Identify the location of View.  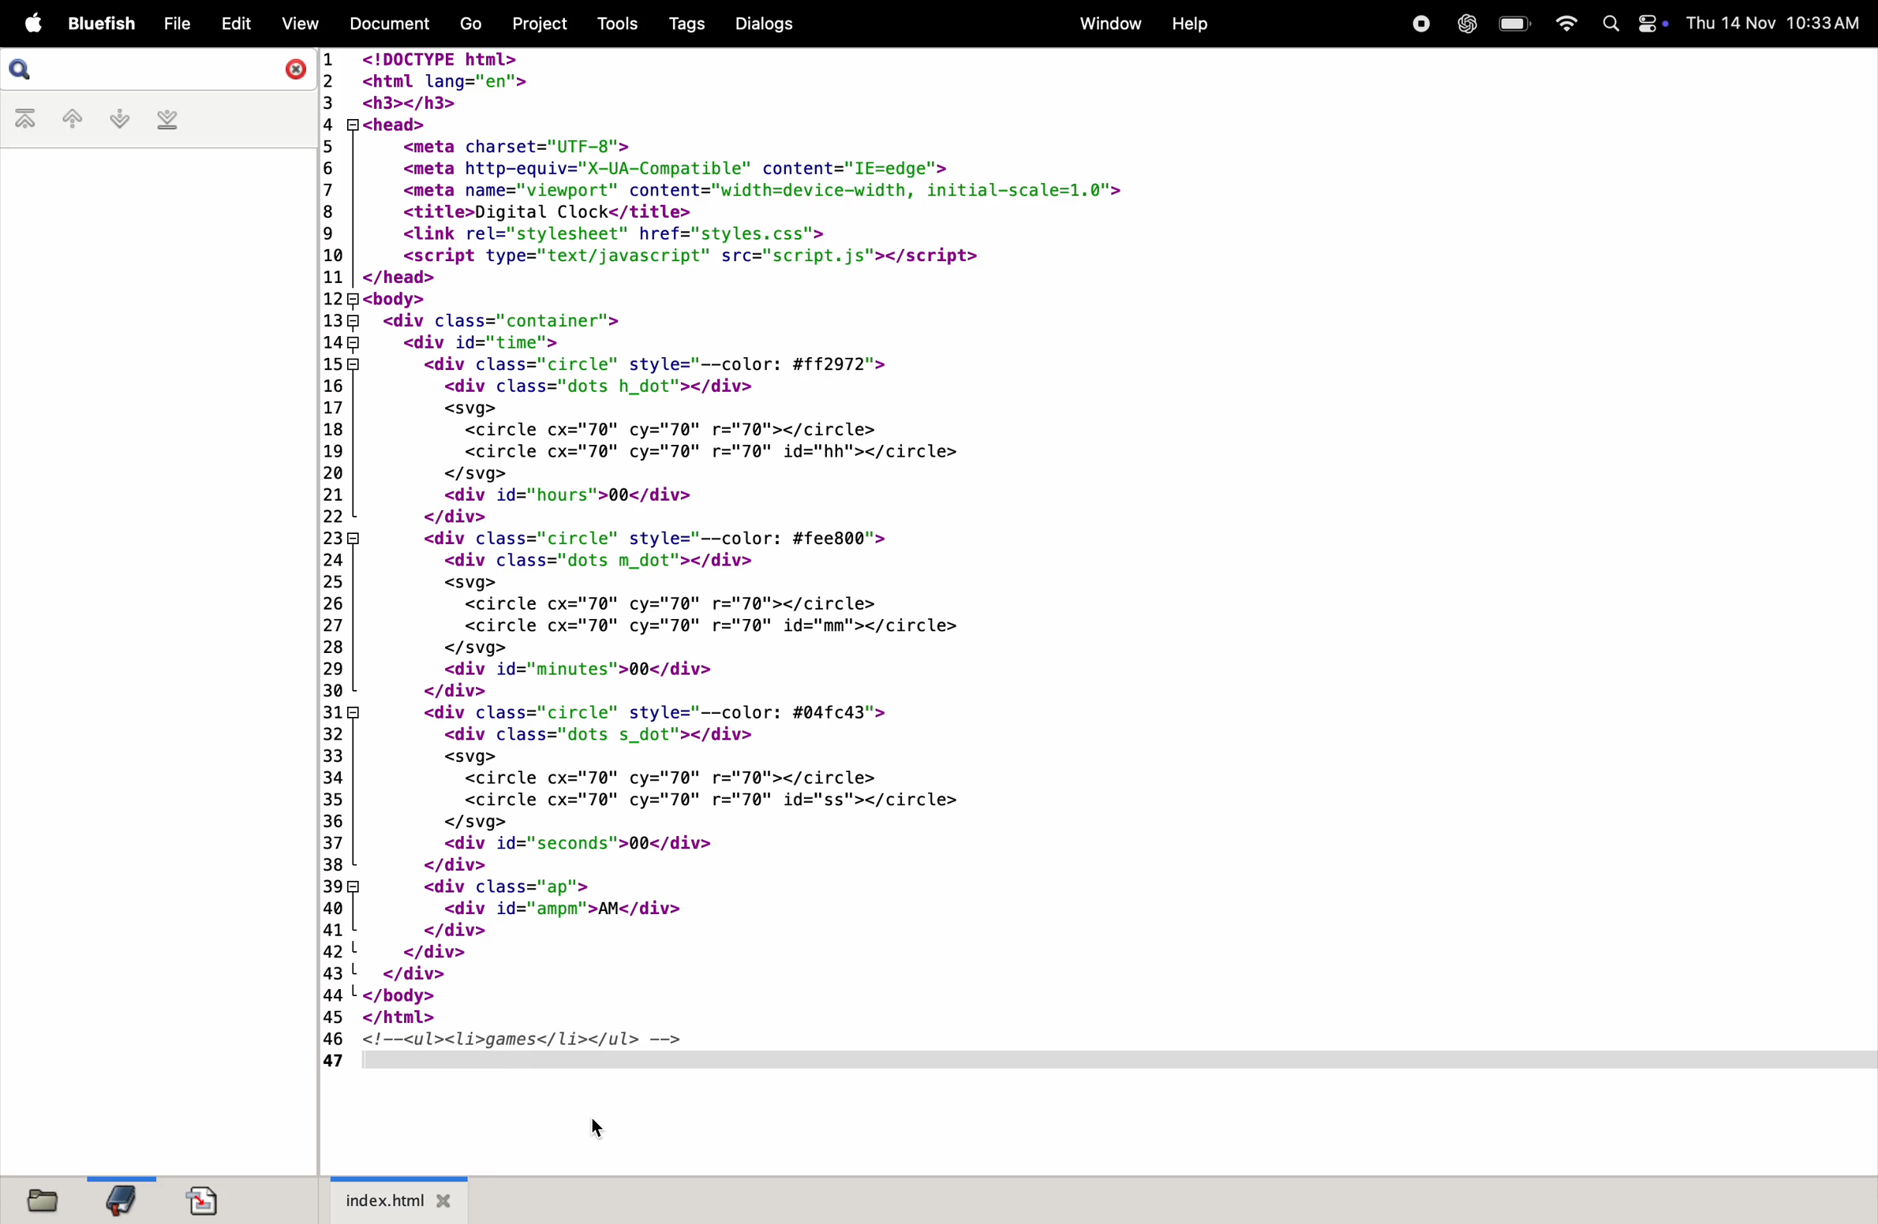
(300, 24).